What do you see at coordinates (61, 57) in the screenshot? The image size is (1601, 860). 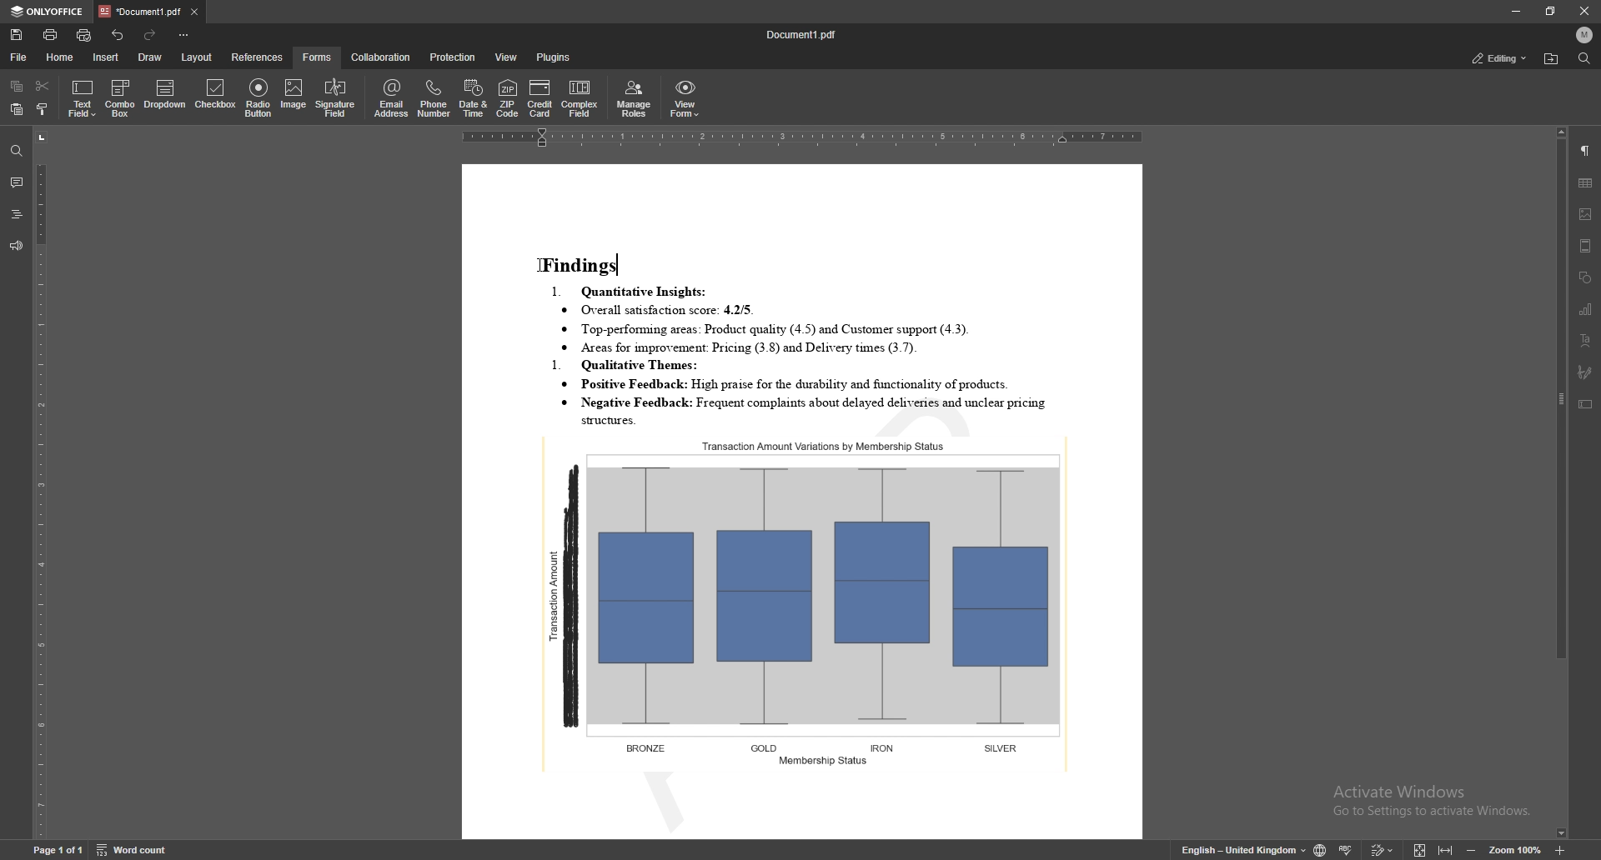 I see `home` at bounding box center [61, 57].